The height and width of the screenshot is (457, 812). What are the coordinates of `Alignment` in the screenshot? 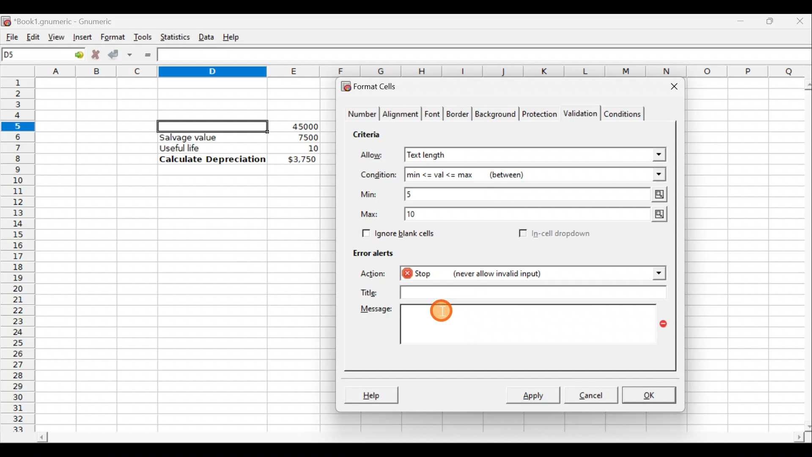 It's located at (401, 115).